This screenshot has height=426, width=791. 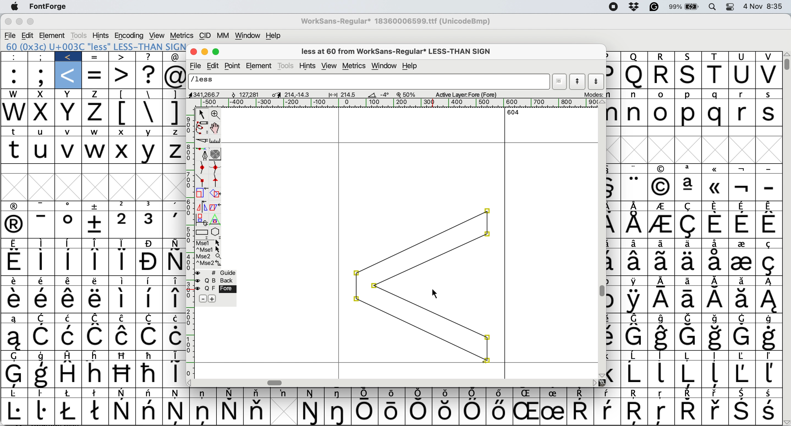 I want to click on [, so click(x=123, y=113).